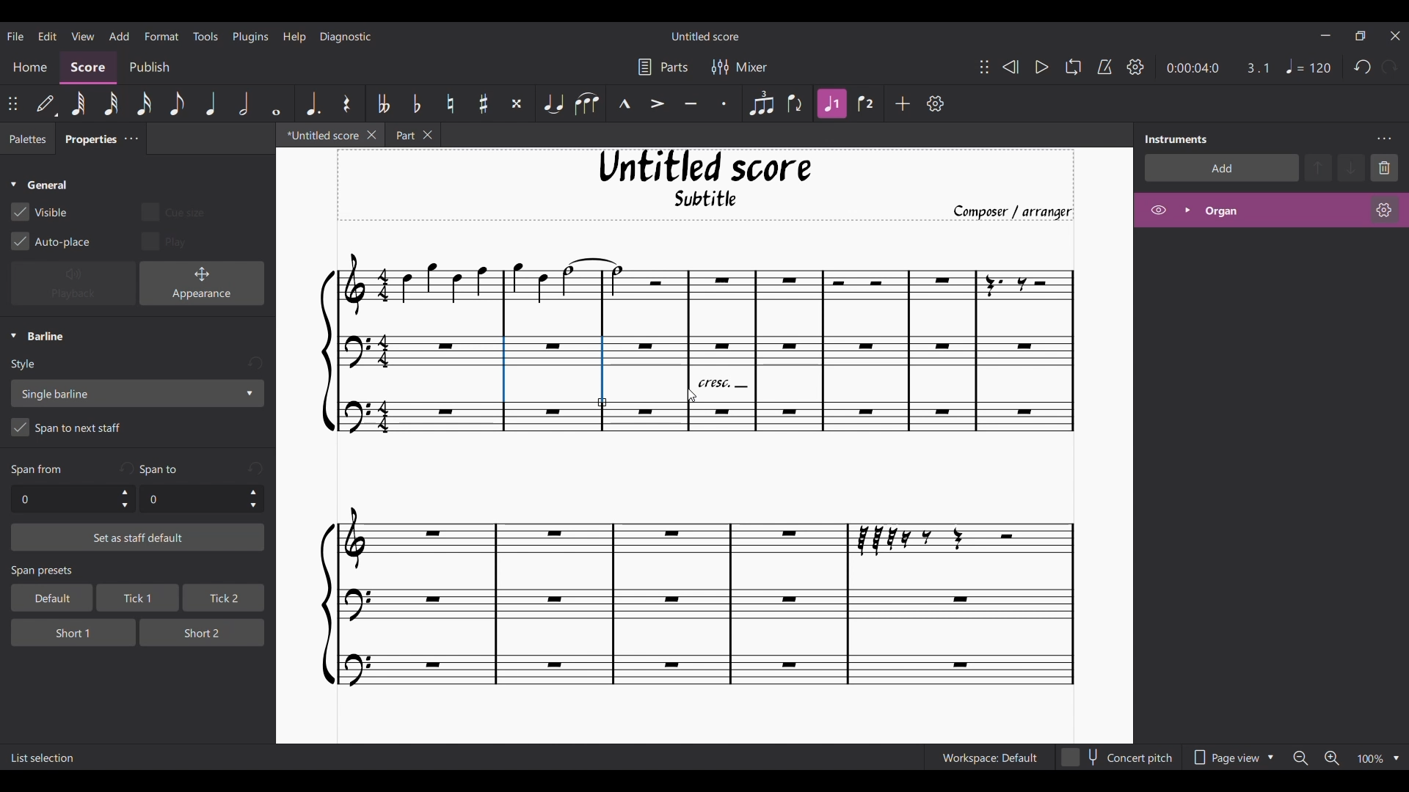 The height and width of the screenshot is (792, 1409). What do you see at coordinates (136, 393) in the screenshot?
I see `single barline` at bounding box center [136, 393].